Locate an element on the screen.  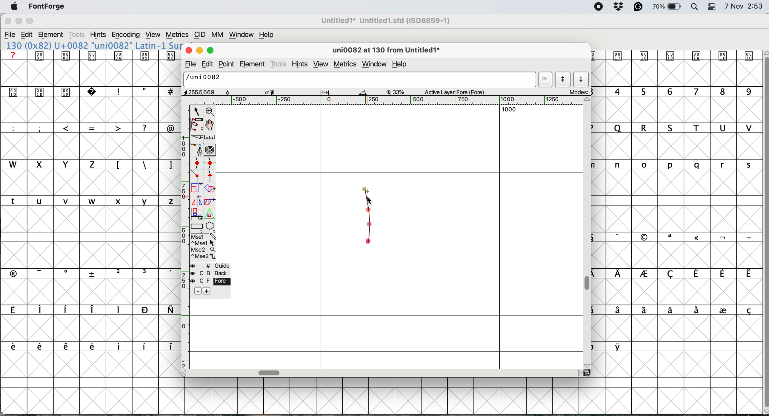
help is located at coordinates (265, 35).